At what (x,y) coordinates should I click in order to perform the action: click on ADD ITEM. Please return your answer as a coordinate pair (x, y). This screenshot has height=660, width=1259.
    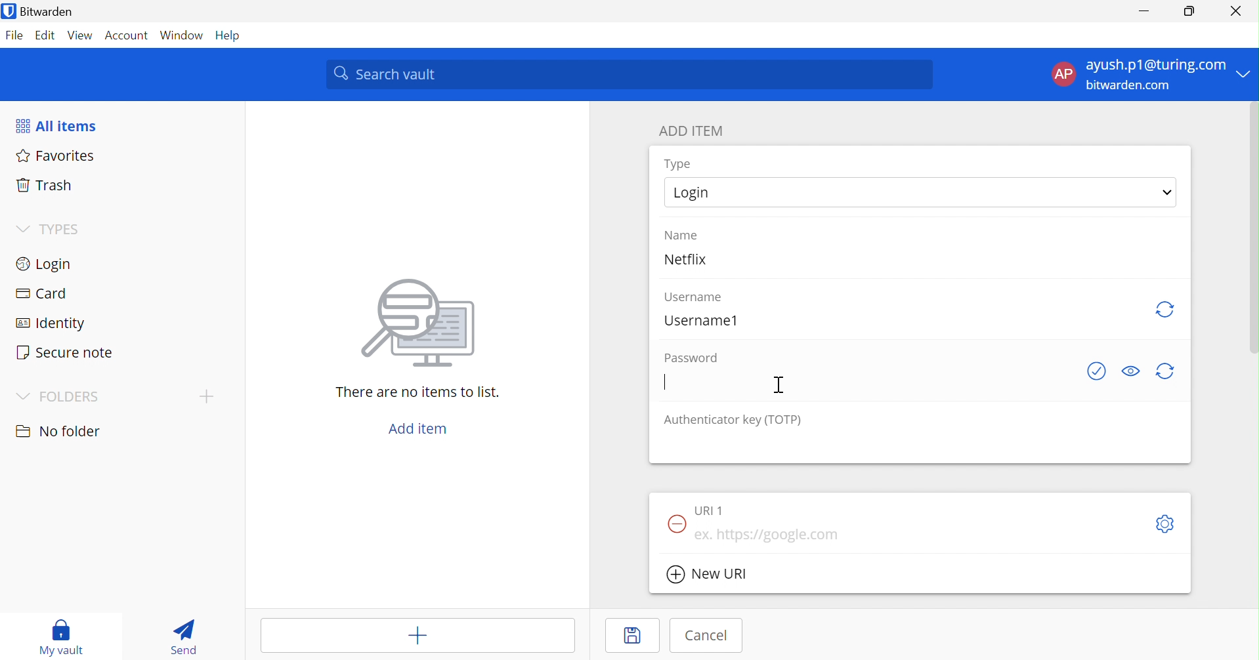
    Looking at the image, I should click on (690, 131).